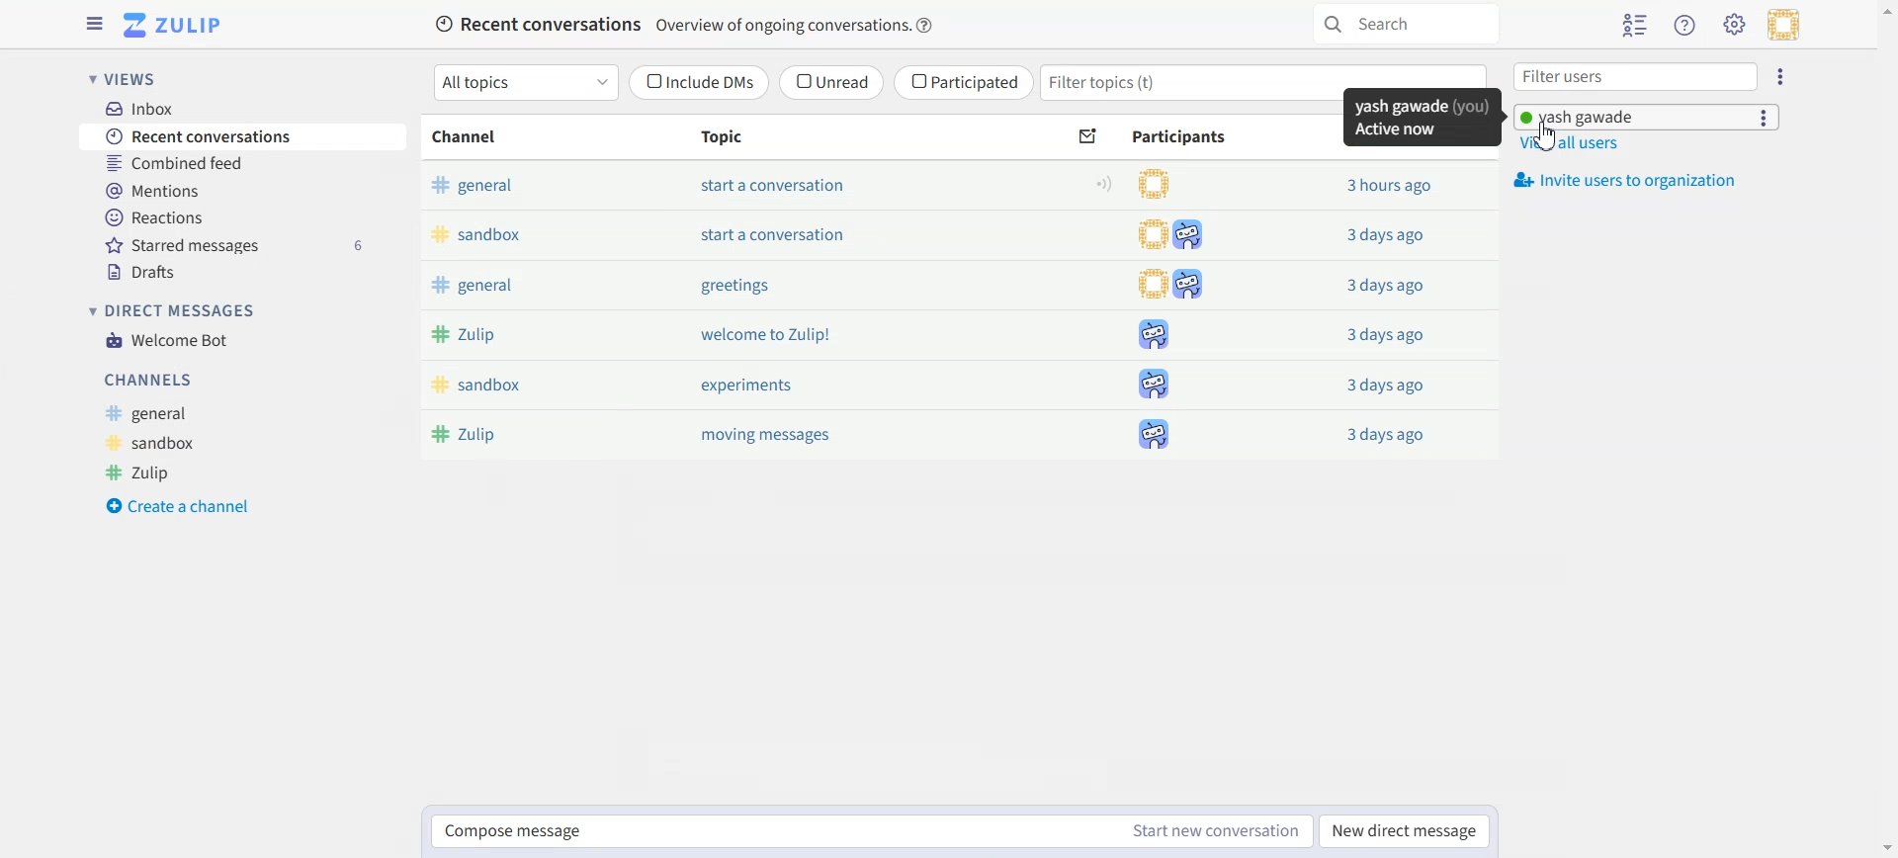 The width and height of the screenshot is (1898, 858). Describe the element at coordinates (233, 246) in the screenshot. I see `Starred messages` at that location.